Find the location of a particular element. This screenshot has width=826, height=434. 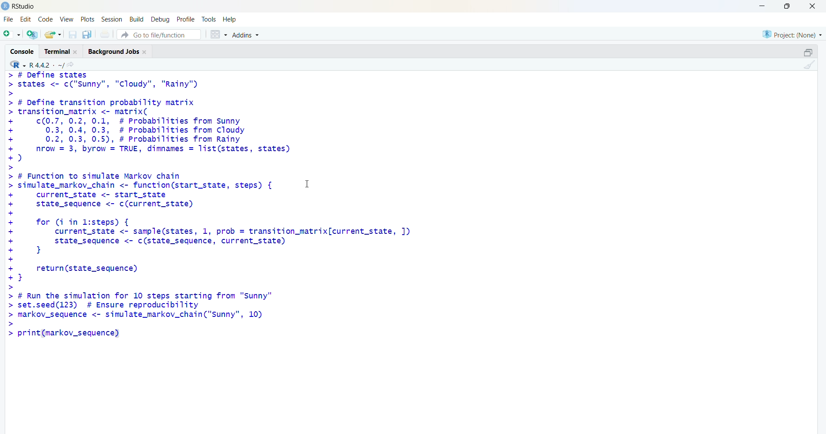

R 4.4.2 is located at coordinates (37, 64).